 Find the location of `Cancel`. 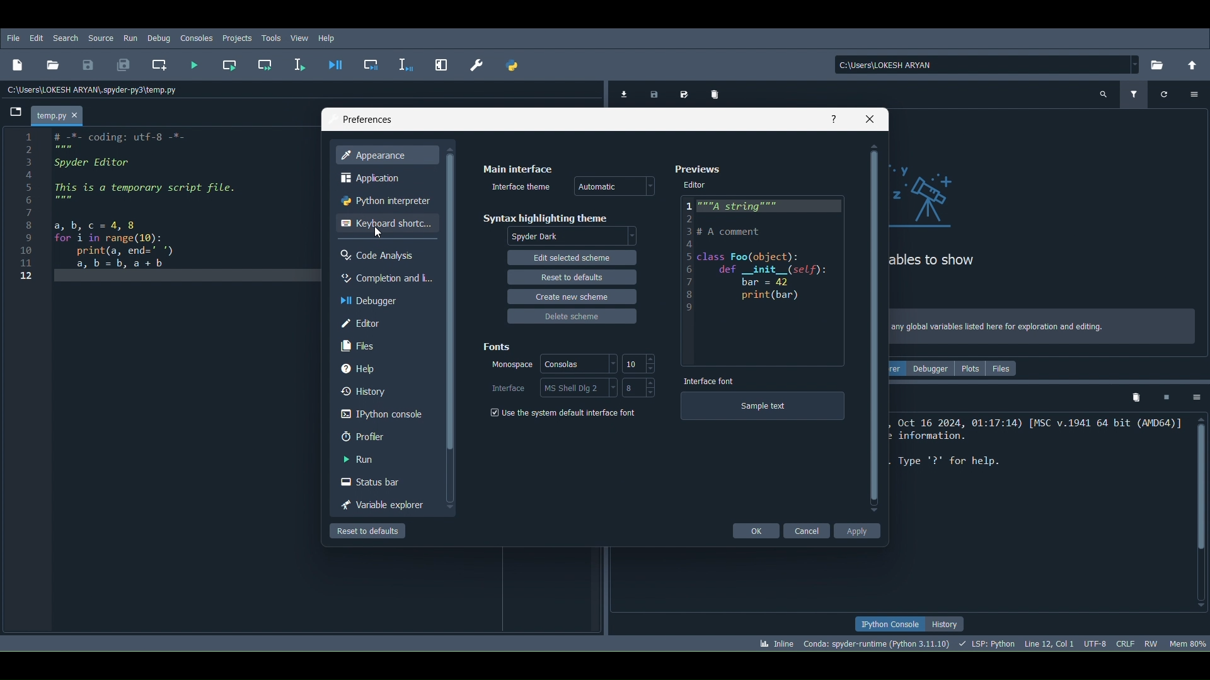

Cancel is located at coordinates (809, 531).